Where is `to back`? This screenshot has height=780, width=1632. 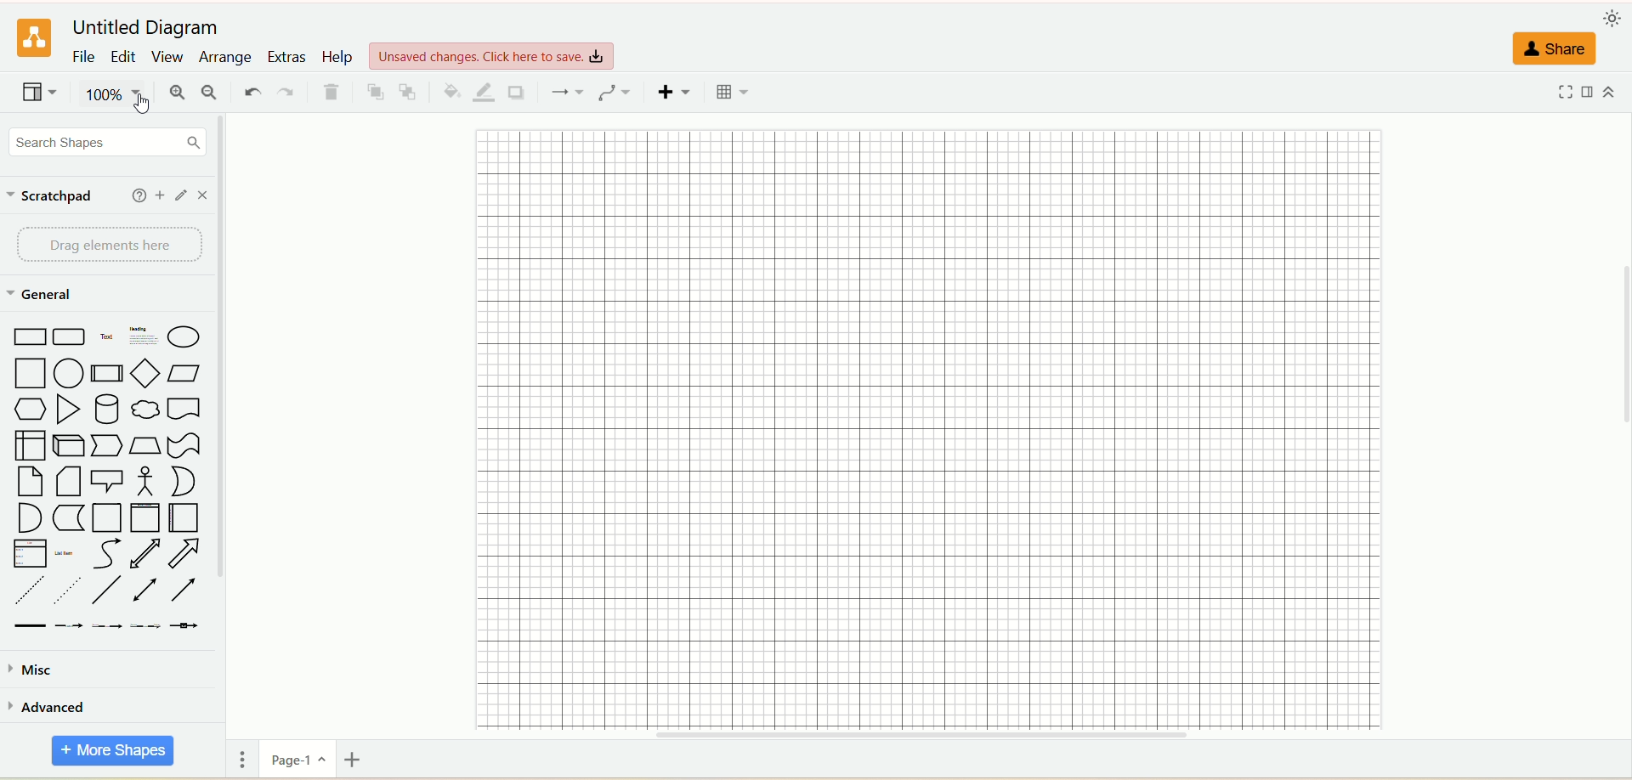
to back is located at coordinates (411, 92).